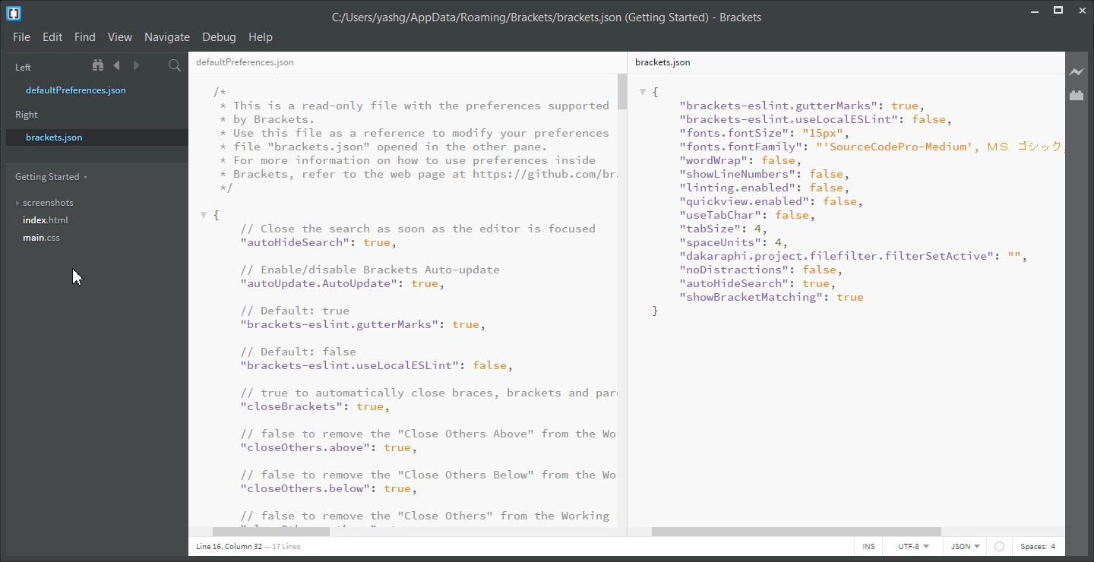 The image size is (1094, 562). What do you see at coordinates (168, 37) in the screenshot?
I see `Navigate` at bounding box center [168, 37].